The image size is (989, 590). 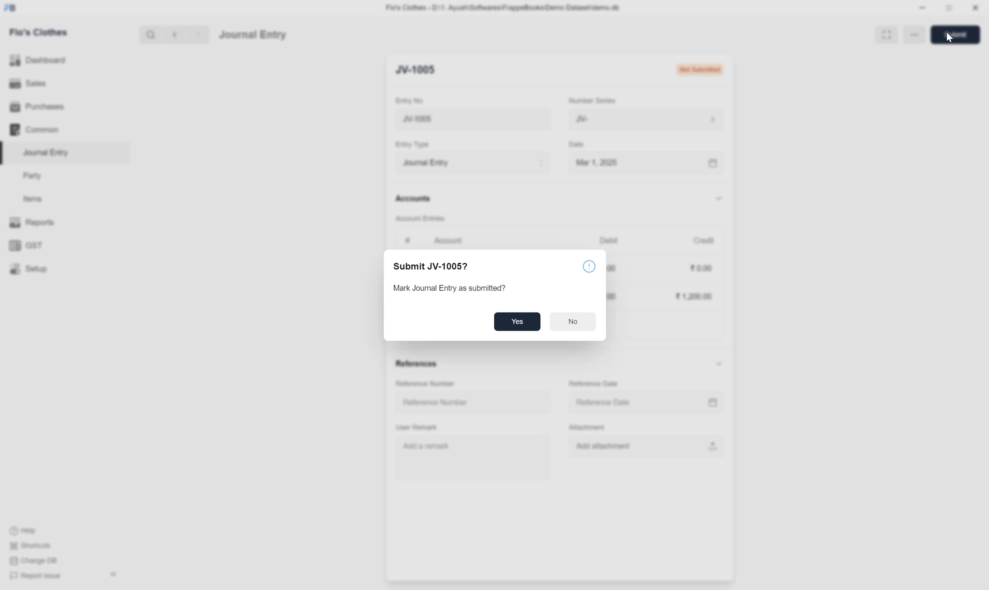 I want to click on Sales, so click(x=27, y=82).